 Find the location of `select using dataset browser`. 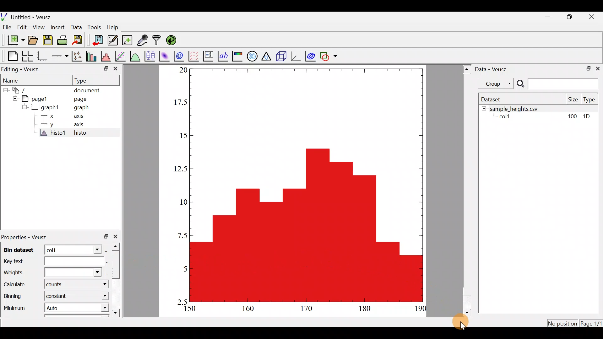

select using dataset browser is located at coordinates (106, 273).